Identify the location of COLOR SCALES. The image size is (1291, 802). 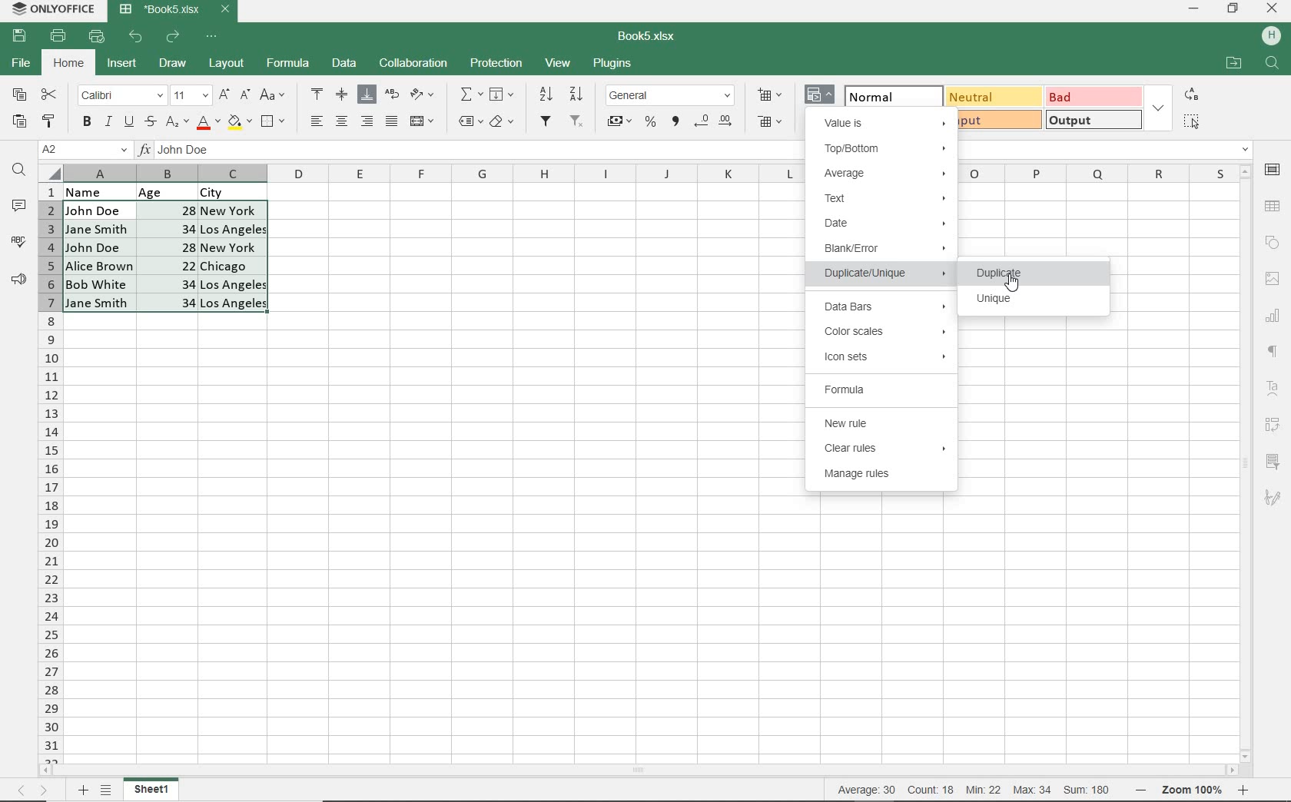
(885, 331).